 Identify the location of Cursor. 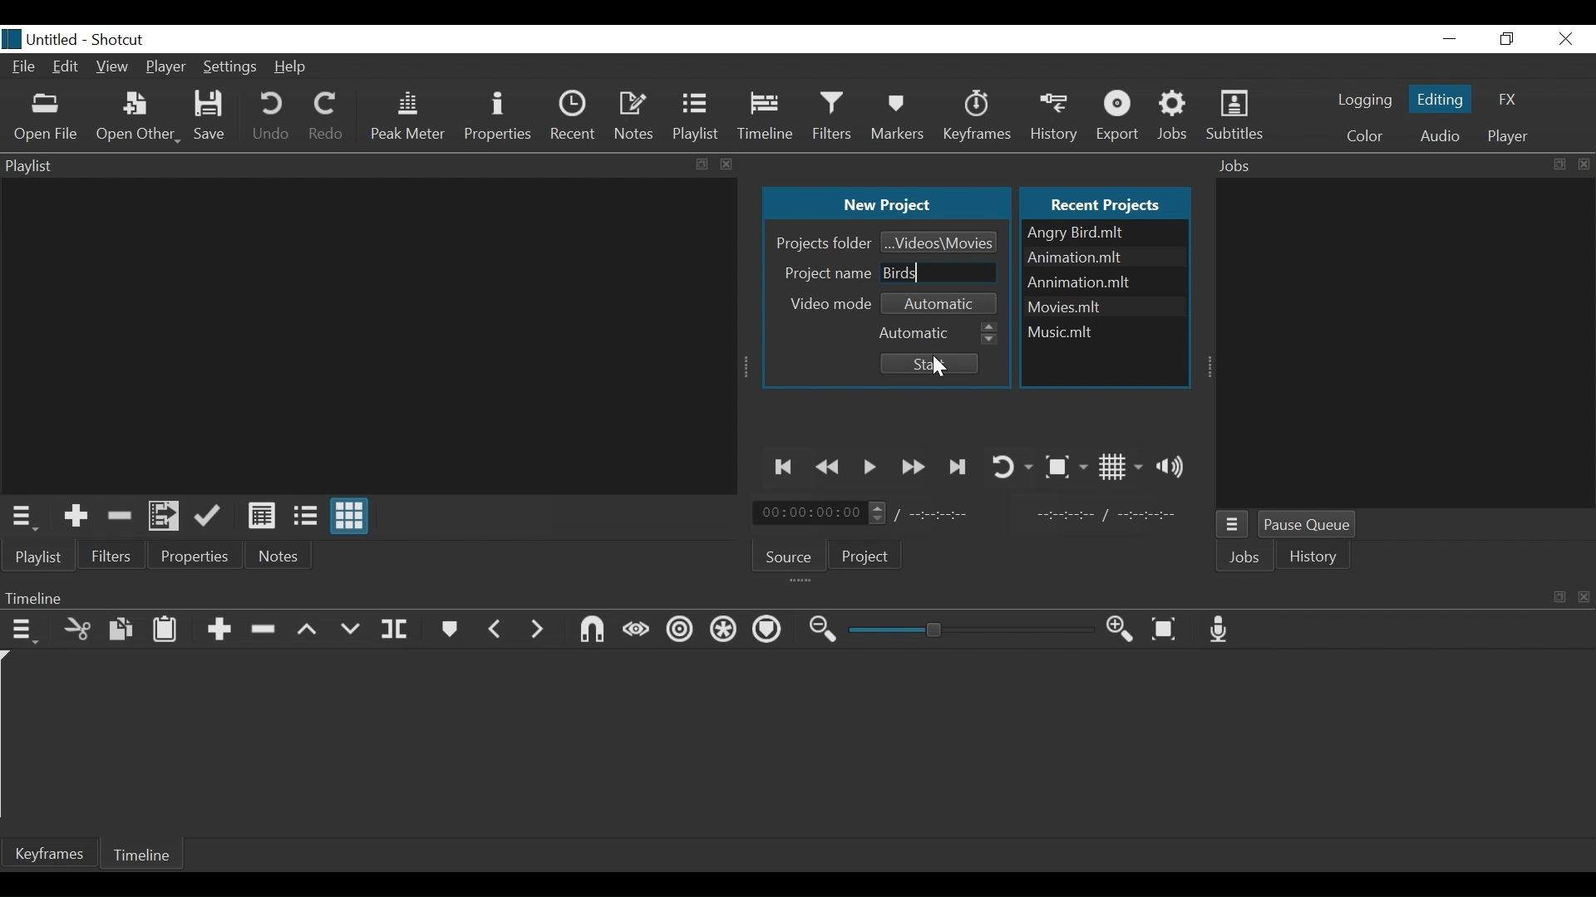
(943, 369).